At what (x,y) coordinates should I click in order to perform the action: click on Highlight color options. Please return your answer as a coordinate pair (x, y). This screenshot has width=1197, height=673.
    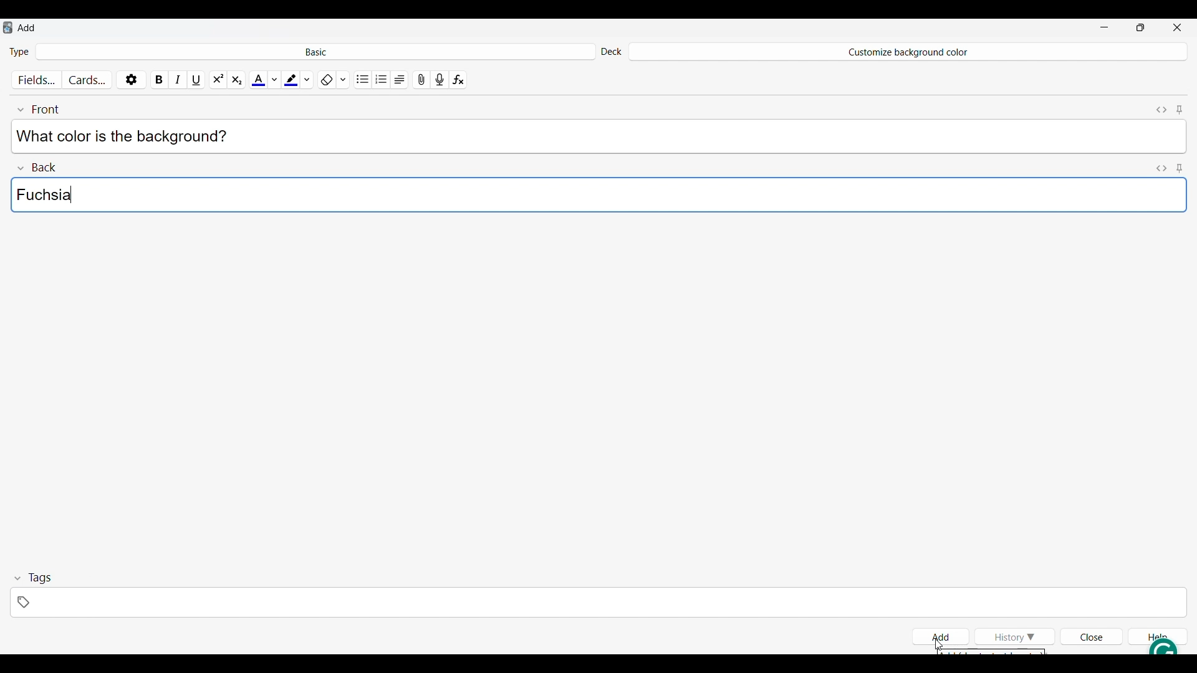
    Looking at the image, I should click on (307, 77).